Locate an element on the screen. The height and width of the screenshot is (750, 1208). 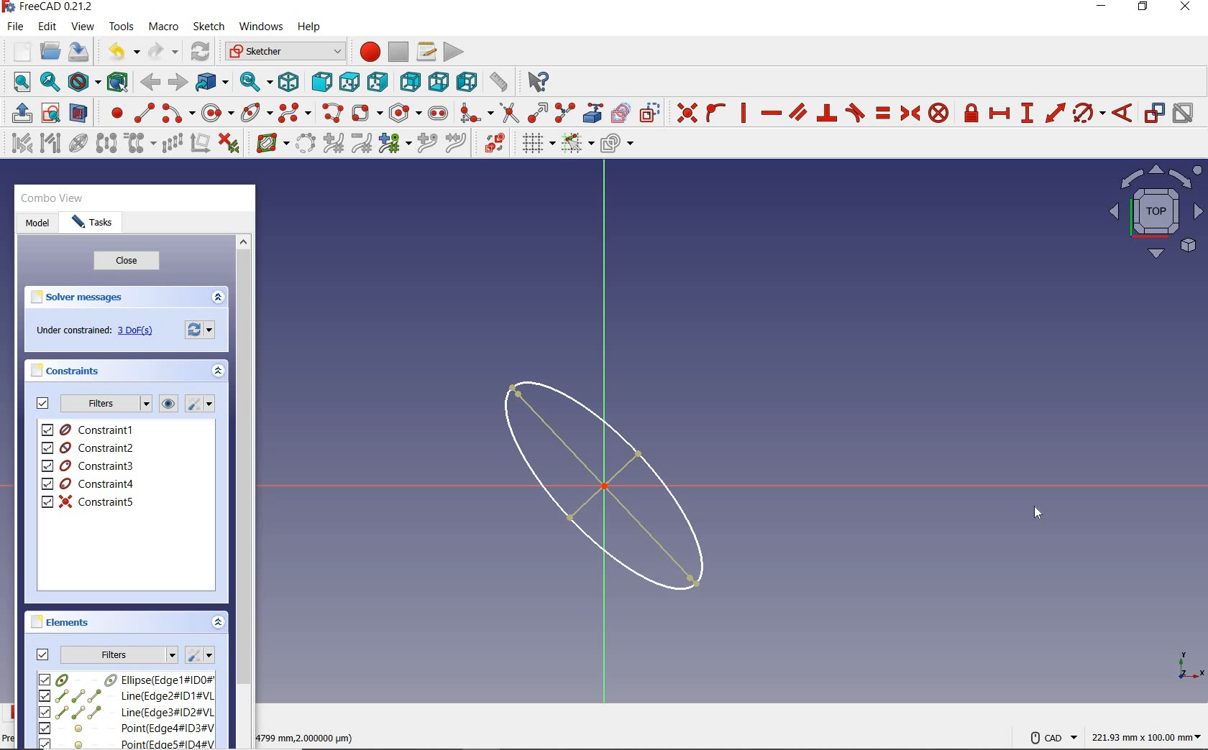
clone is located at coordinates (138, 144).